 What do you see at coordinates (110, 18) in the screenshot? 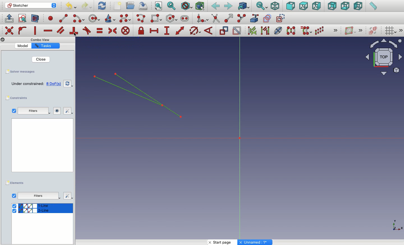
I see `Conci` at bounding box center [110, 18].